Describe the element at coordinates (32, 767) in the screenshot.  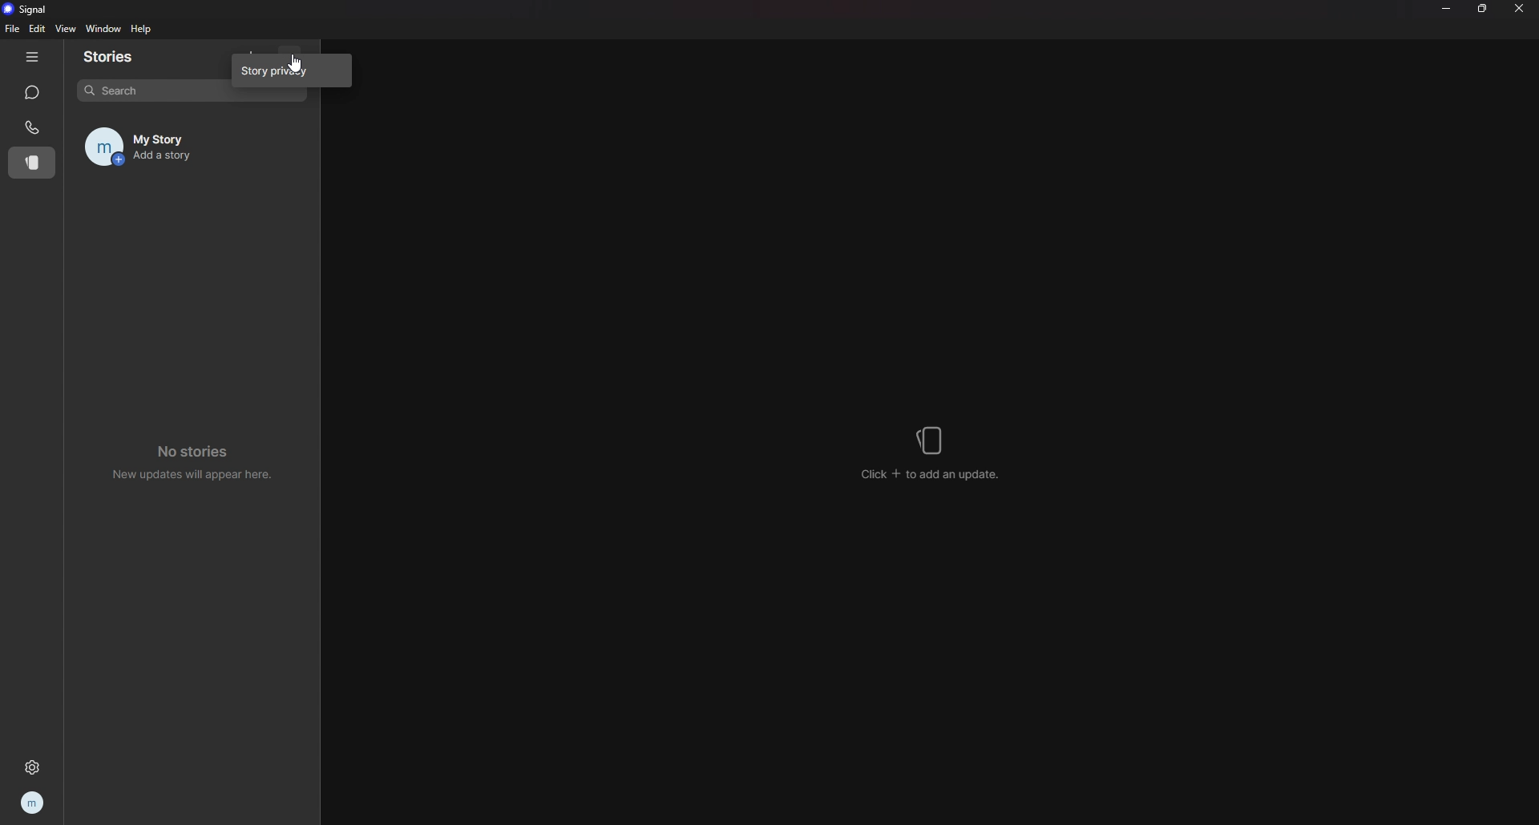
I see `settings` at that location.